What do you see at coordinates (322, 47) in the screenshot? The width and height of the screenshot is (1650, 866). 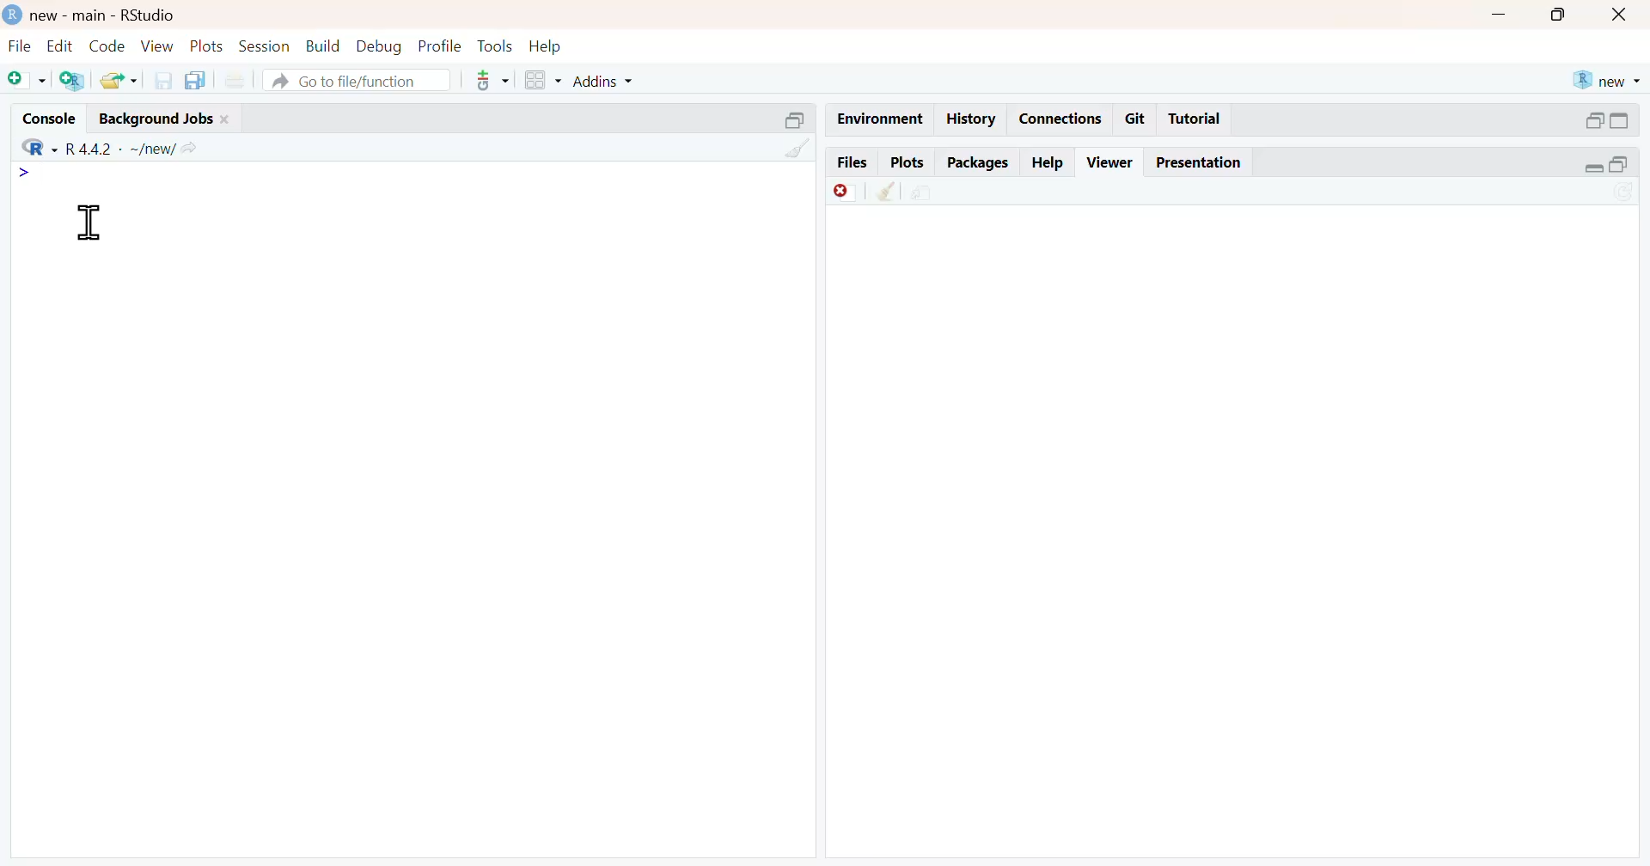 I see `build` at bounding box center [322, 47].